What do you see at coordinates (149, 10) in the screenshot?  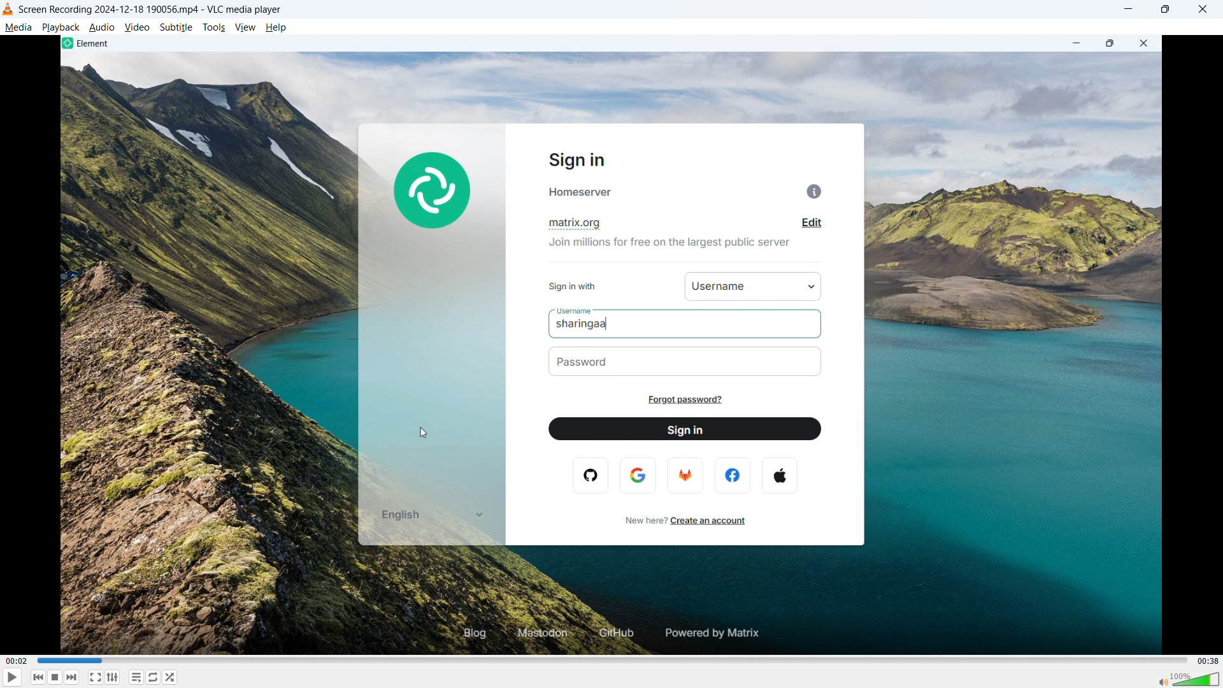 I see `Screen Recording 2024-12-18 190056.mp4 - VLC media player` at bounding box center [149, 10].